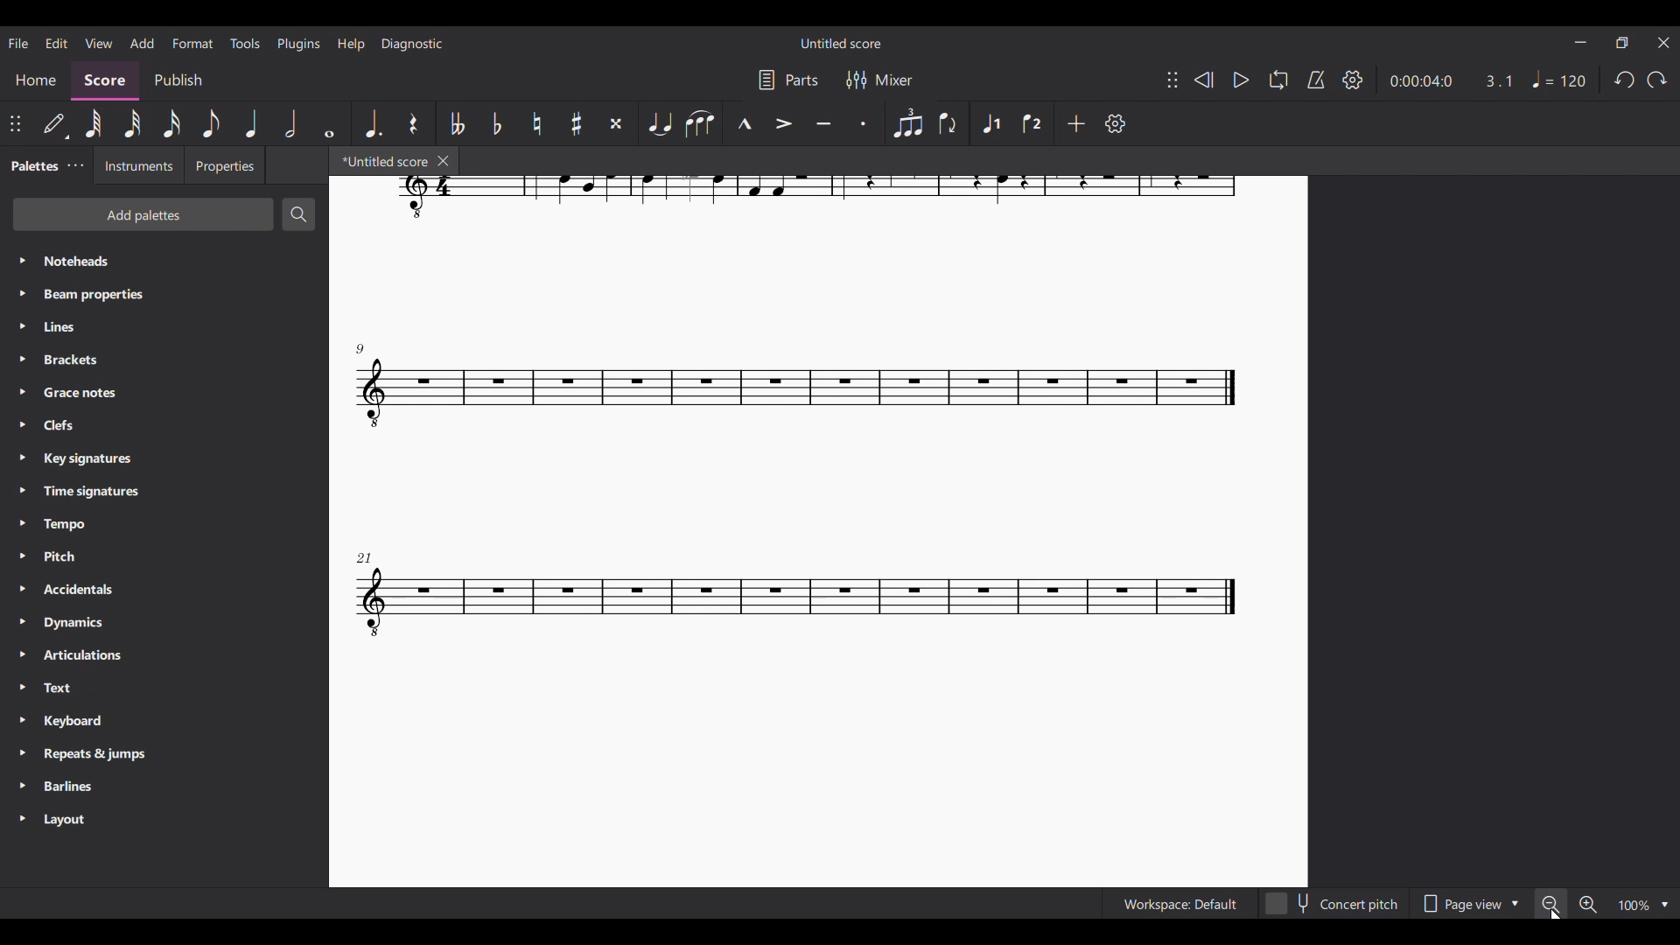 Image resolution: width=1680 pixels, height=945 pixels. I want to click on Accent, so click(784, 123).